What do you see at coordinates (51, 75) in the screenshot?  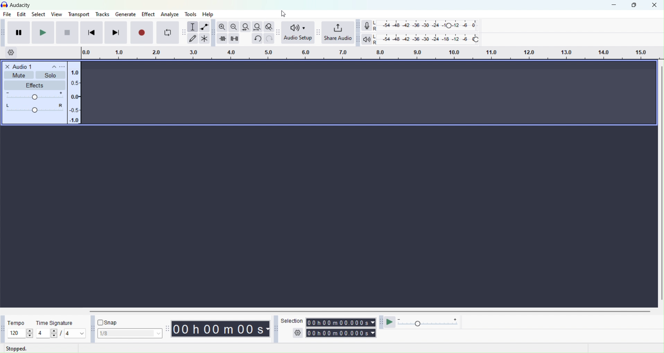 I see `solo` at bounding box center [51, 75].